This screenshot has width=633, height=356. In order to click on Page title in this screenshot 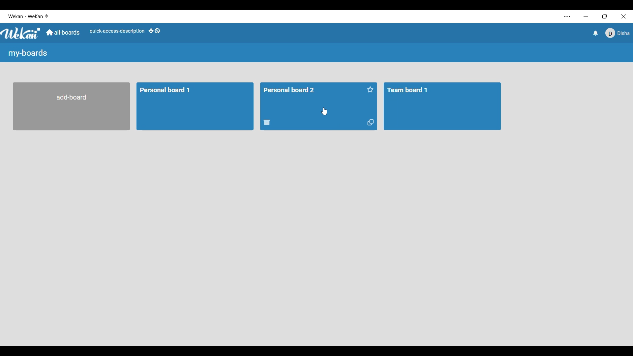, I will do `click(28, 53)`.